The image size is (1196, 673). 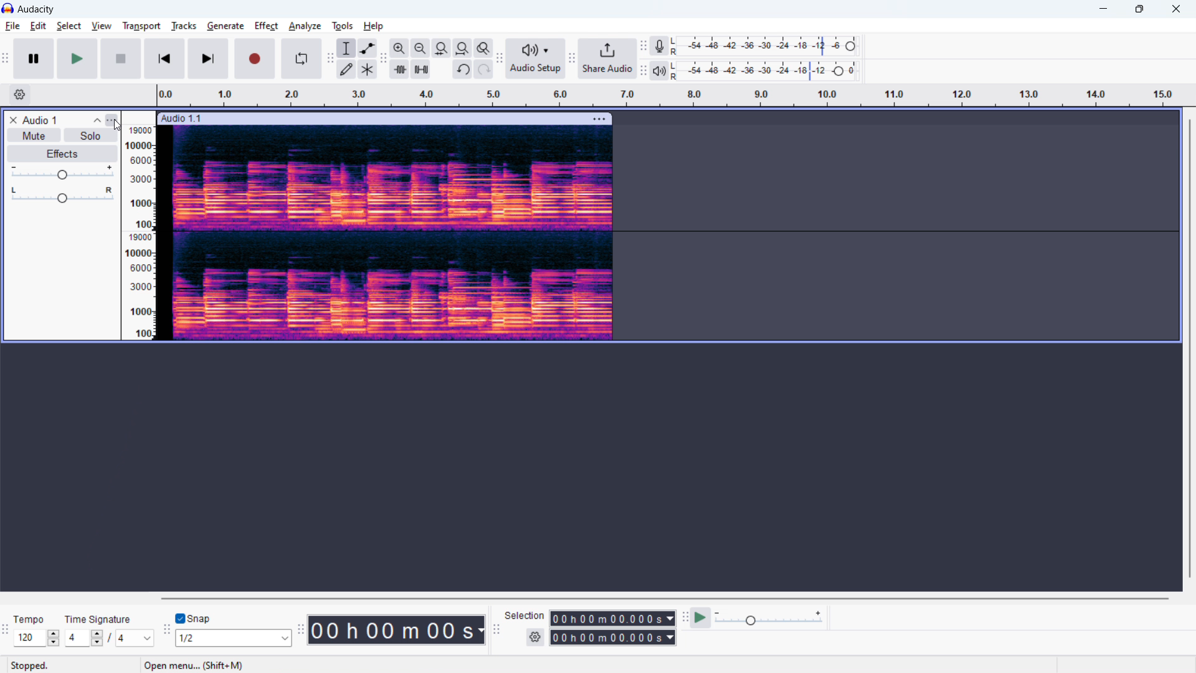 What do you see at coordinates (301, 631) in the screenshot?
I see `time toolbar` at bounding box center [301, 631].